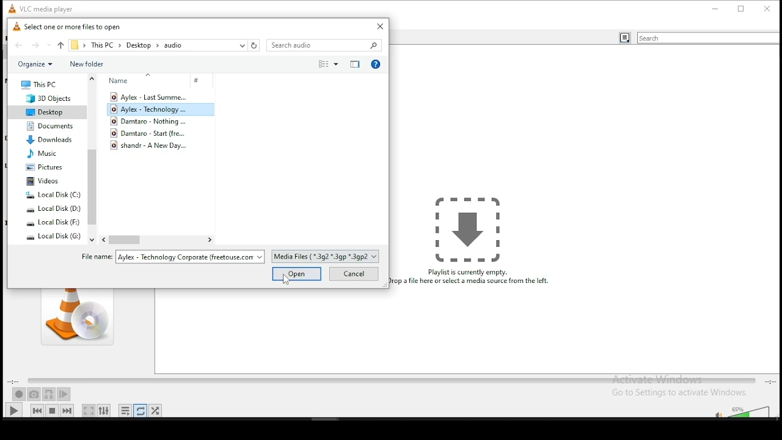  What do you see at coordinates (287, 280) in the screenshot?
I see `Cursor` at bounding box center [287, 280].